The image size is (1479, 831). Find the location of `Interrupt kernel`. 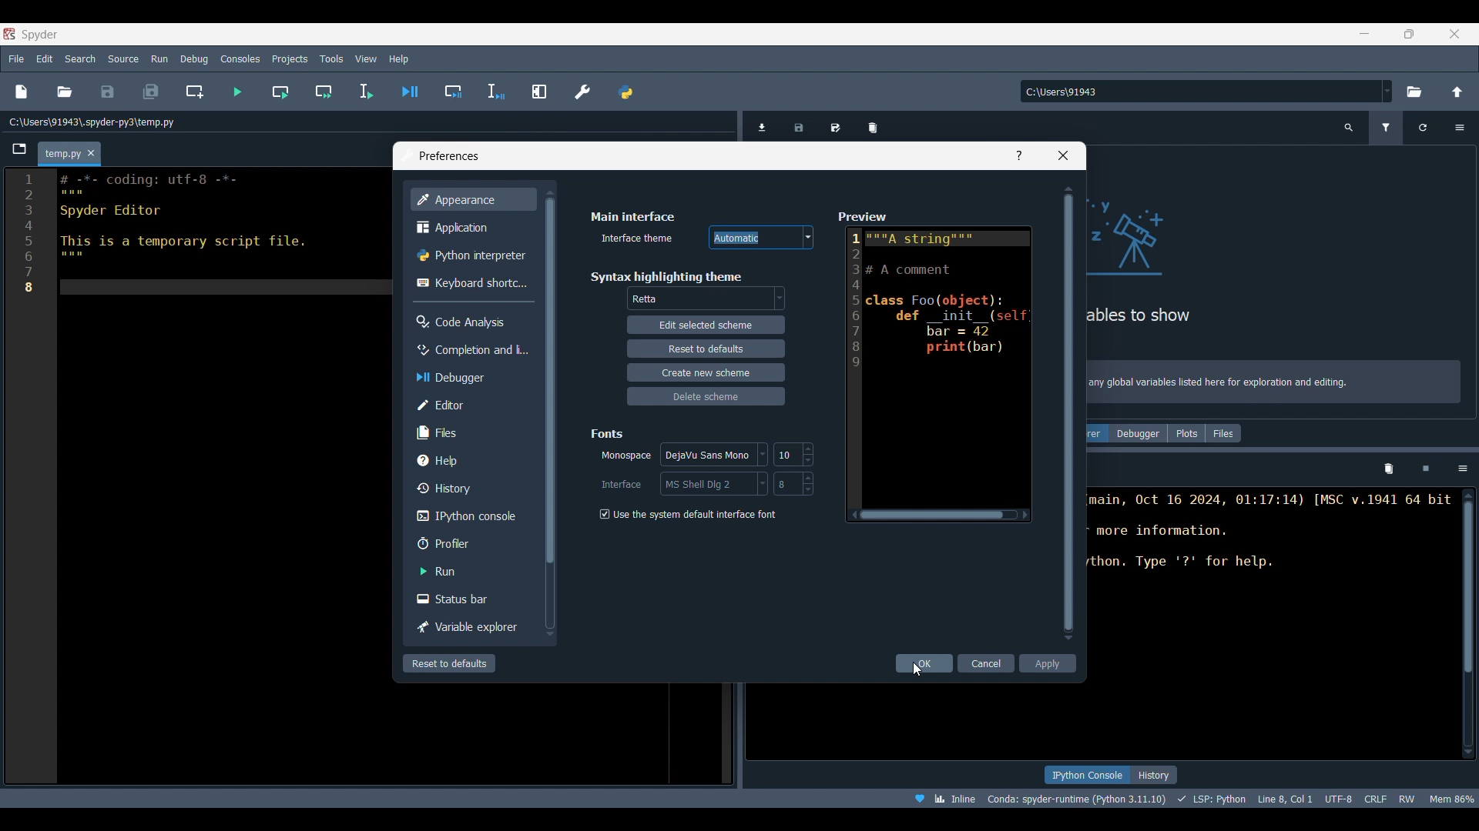

Interrupt kernel is located at coordinates (1426, 469).